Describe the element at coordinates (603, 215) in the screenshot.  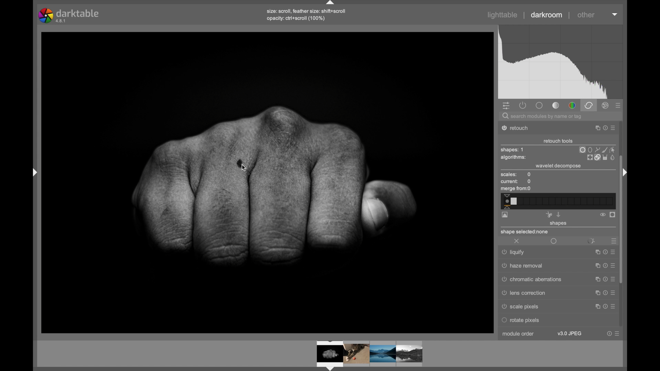
I see `switch off mask` at that location.